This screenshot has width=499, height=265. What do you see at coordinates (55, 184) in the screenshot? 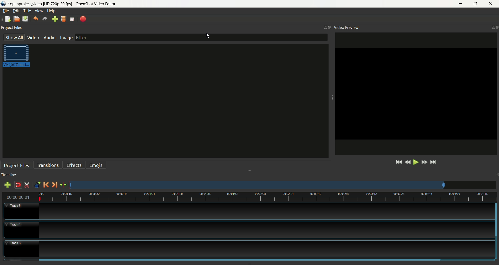
I see `next marker` at bounding box center [55, 184].